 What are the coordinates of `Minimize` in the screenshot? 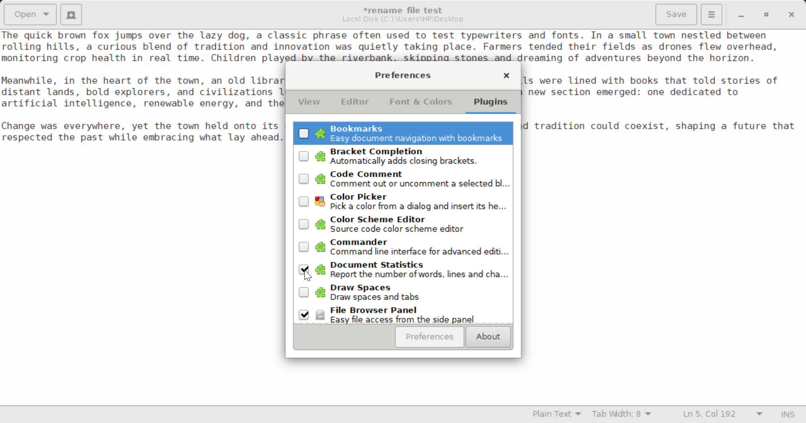 It's located at (767, 15).